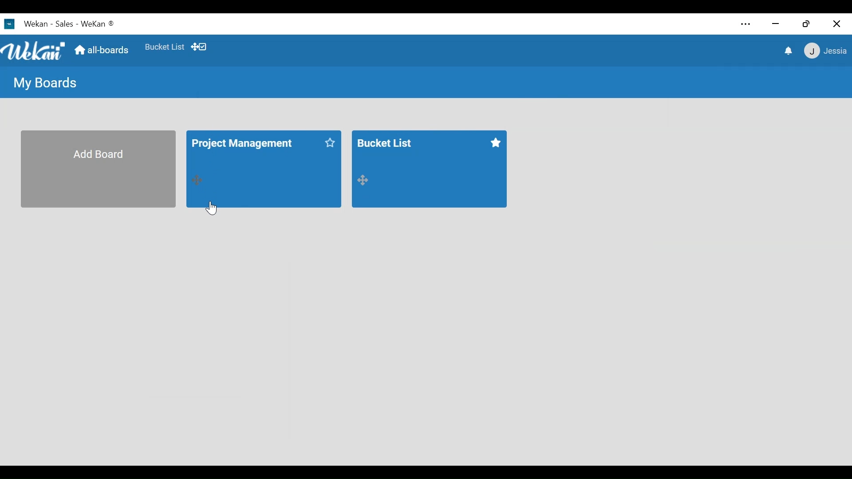 Image resolution: width=852 pixels, height=479 pixels. Describe the element at coordinates (203, 47) in the screenshot. I see `dekstop drag bar` at that location.